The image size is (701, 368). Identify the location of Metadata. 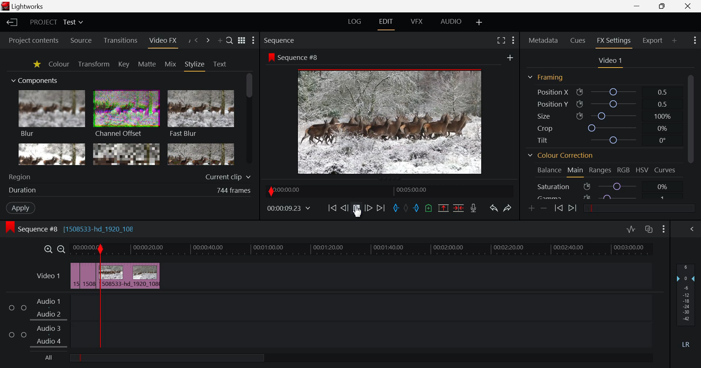
(543, 41).